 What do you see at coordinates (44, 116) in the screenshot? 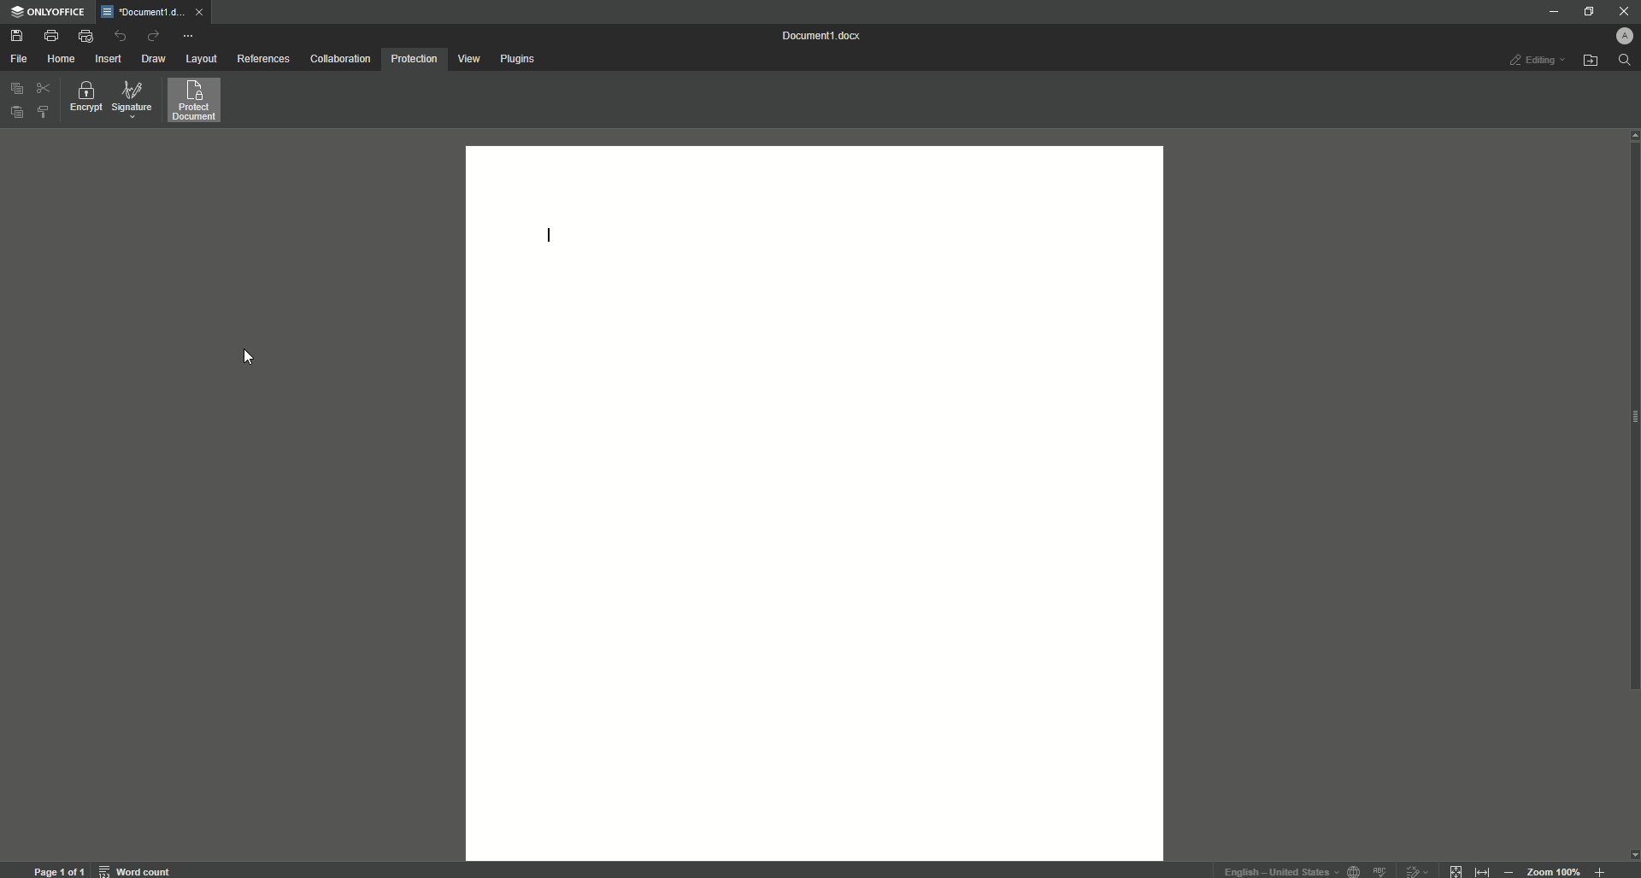
I see `Choose  styles` at bounding box center [44, 116].